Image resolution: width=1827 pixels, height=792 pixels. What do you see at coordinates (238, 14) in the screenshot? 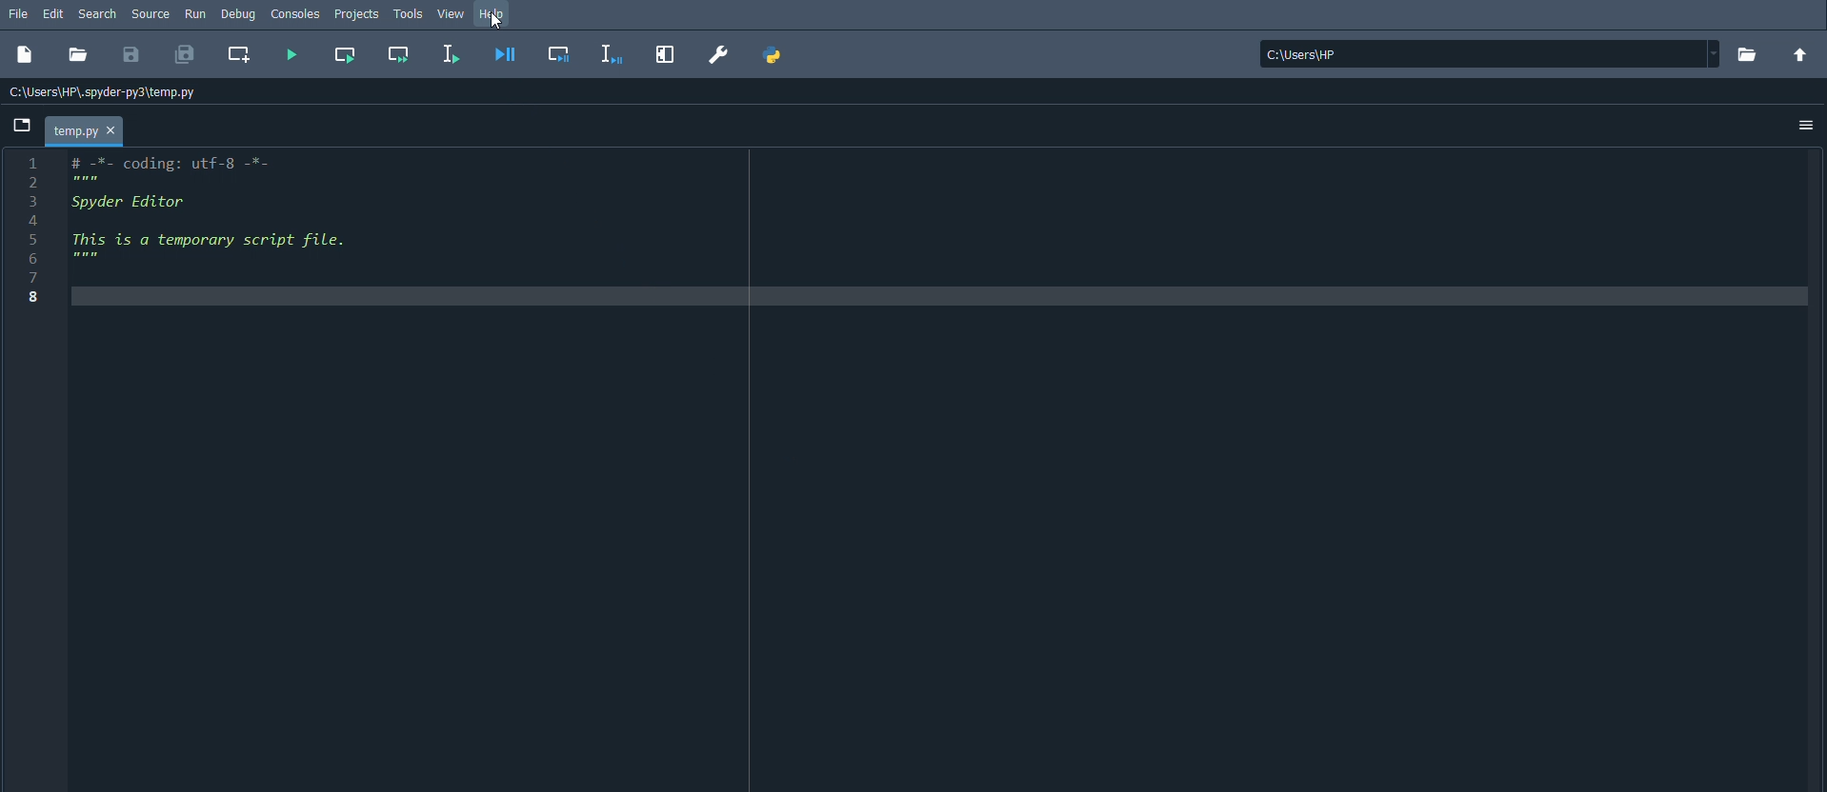
I see `Debug` at bounding box center [238, 14].